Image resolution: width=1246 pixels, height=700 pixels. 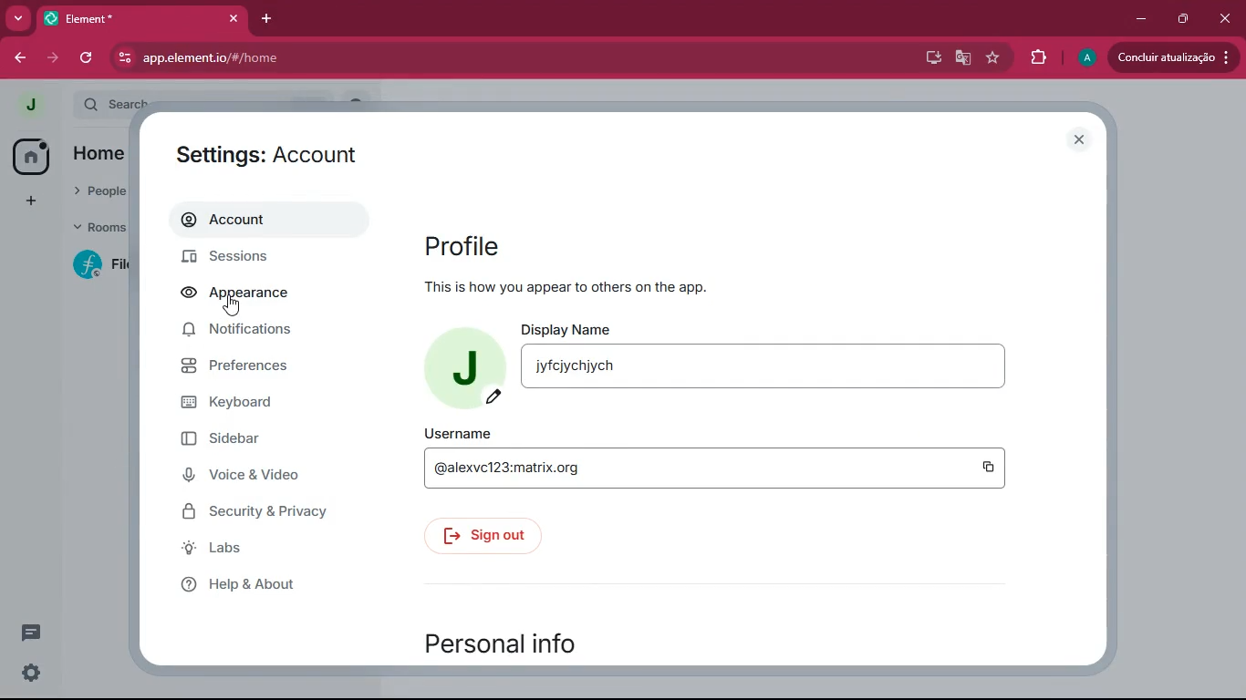 What do you see at coordinates (462, 432) in the screenshot?
I see `Username` at bounding box center [462, 432].